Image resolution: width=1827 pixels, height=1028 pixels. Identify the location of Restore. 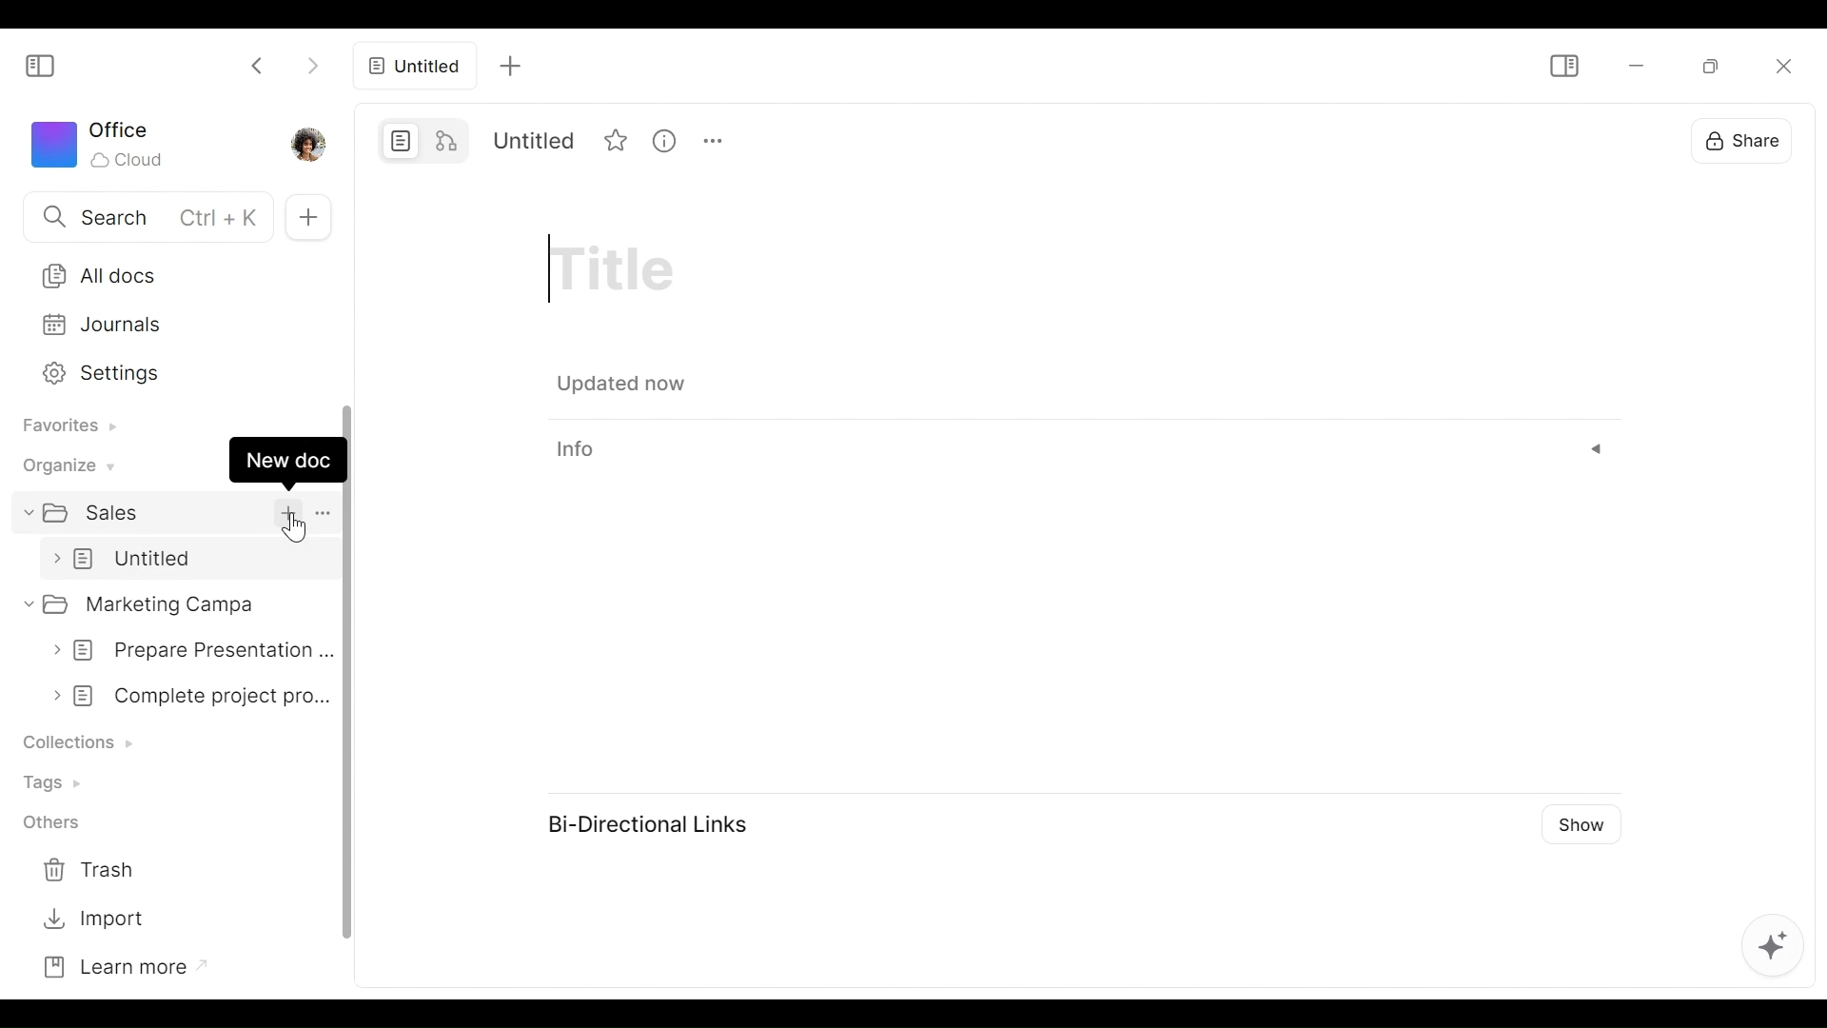
(1702, 66).